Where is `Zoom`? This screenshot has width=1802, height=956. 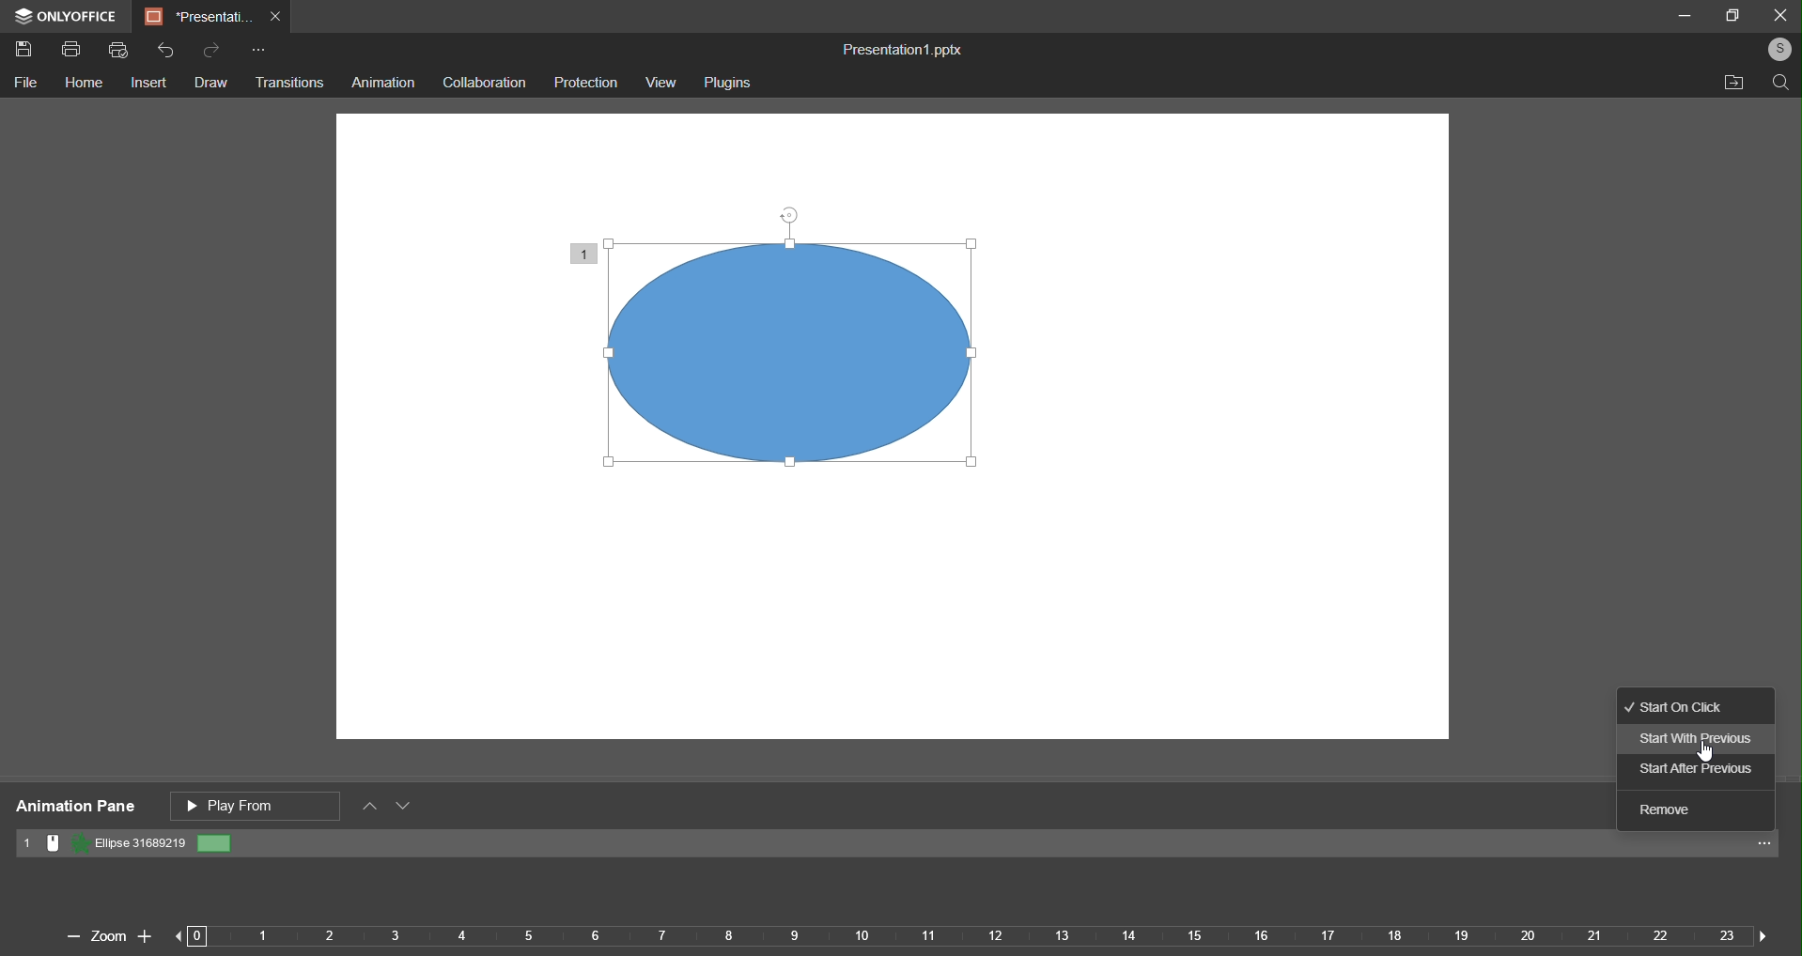
Zoom is located at coordinates (106, 935).